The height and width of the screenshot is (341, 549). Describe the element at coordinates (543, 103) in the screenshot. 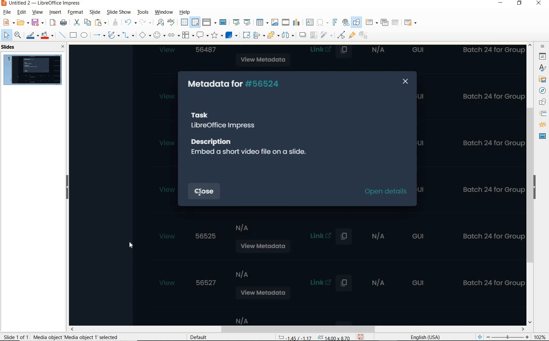

I see `SHAPE` at that location.